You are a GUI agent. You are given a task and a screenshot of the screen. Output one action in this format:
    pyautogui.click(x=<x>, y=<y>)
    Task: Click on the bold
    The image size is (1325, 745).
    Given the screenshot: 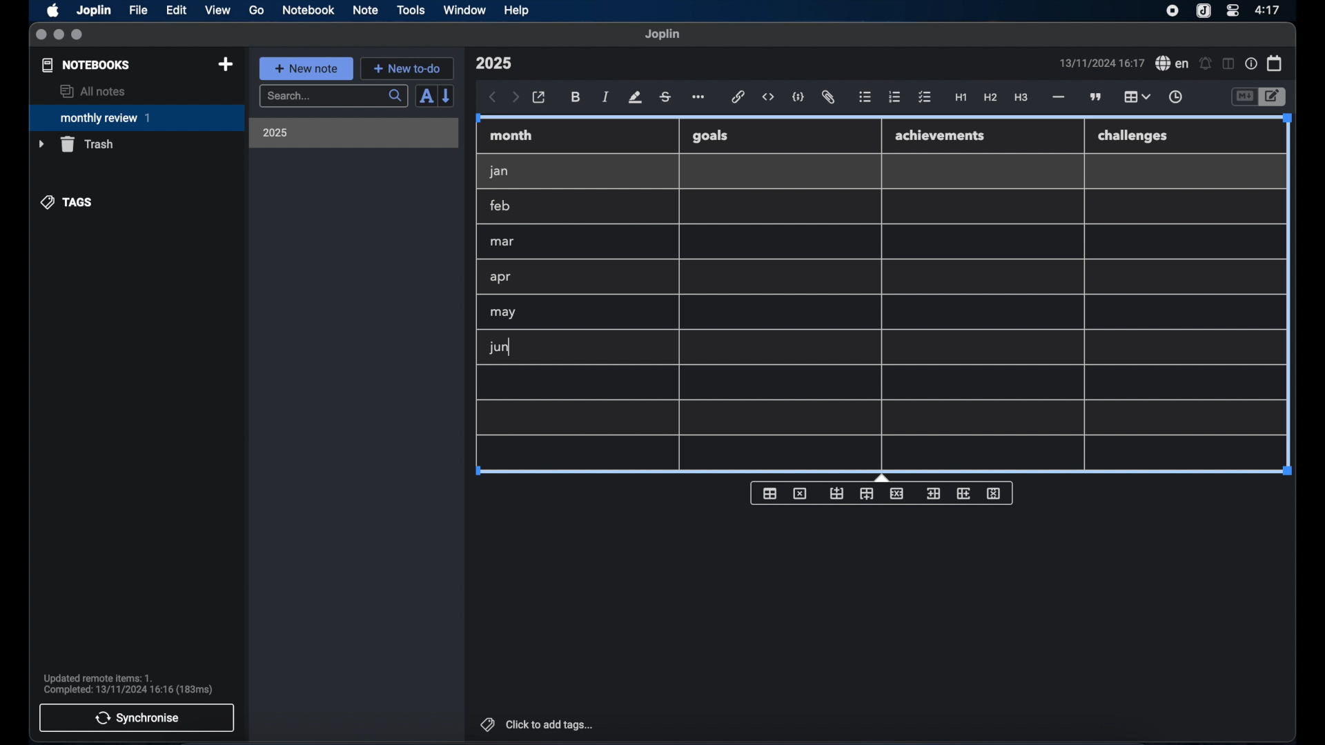 What is the action you would take?
    pyautogui.click(x=577, y=97)
    